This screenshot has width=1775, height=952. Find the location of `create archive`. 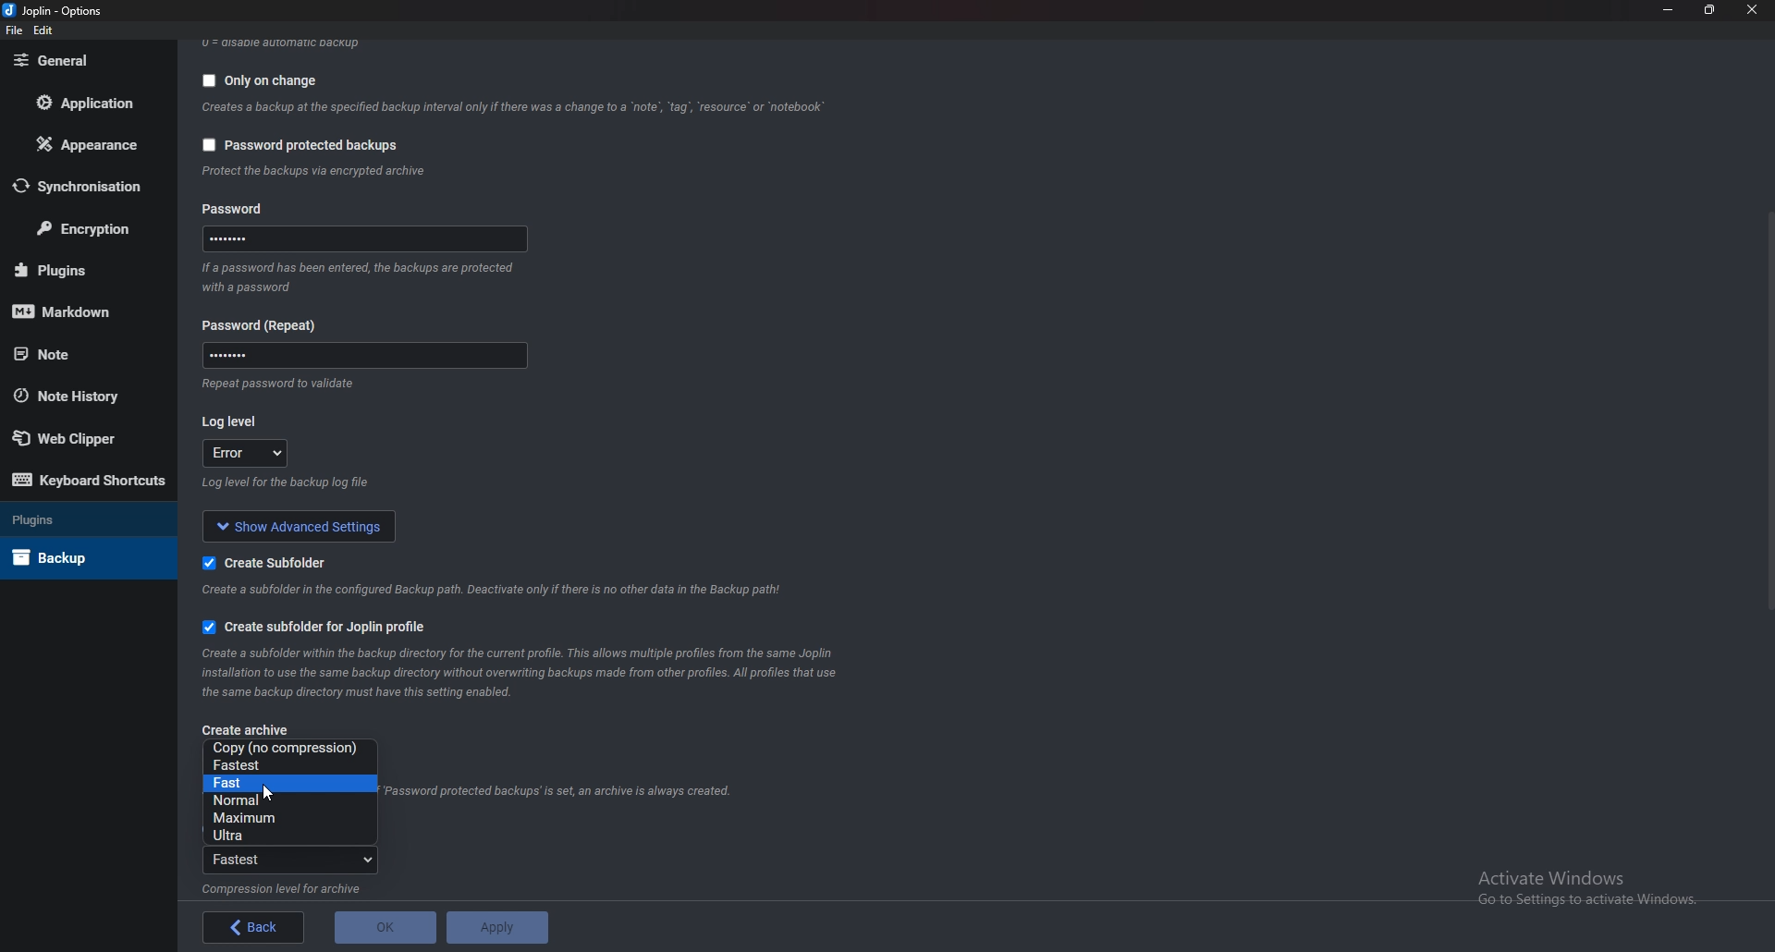

create archive is located at coordinates (247, 734).